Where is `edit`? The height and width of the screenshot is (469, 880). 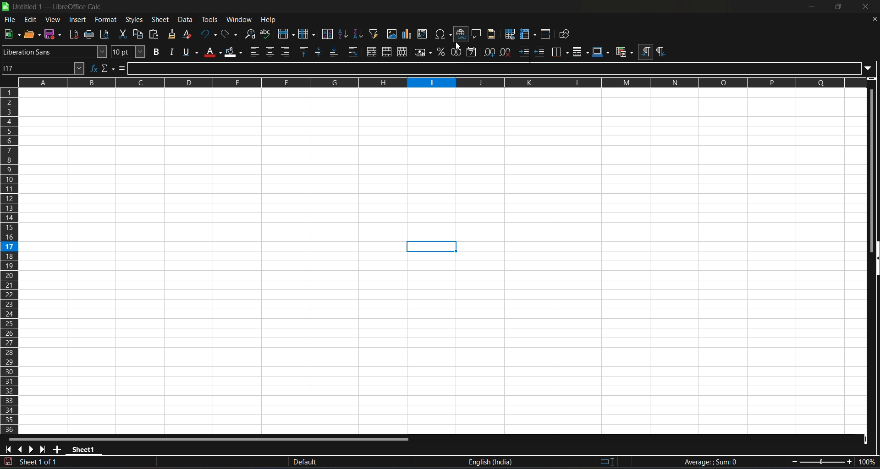 edit is located at coordinates (31, 20).